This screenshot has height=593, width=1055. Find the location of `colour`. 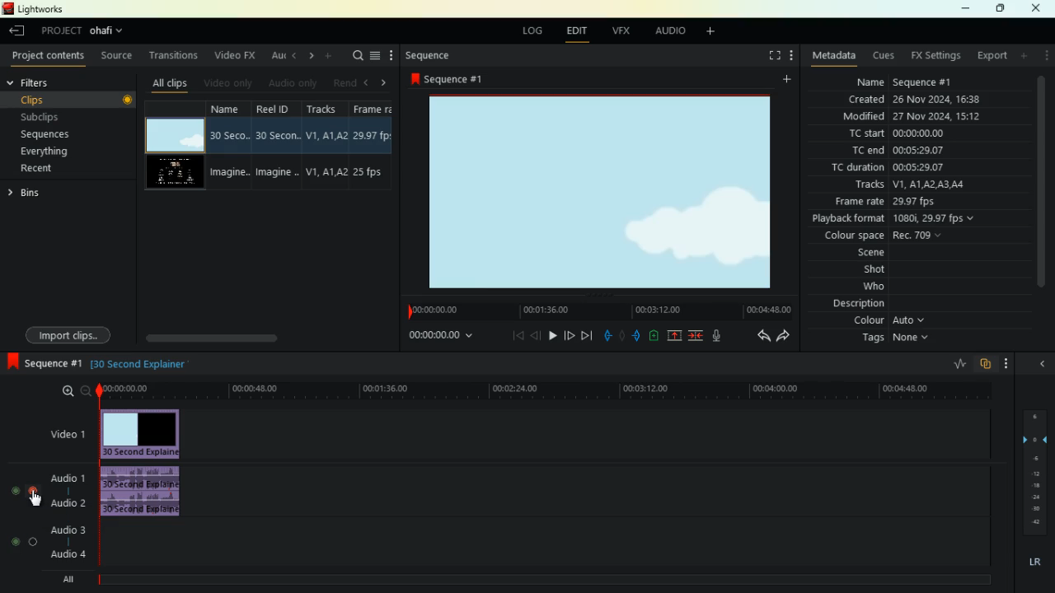

colour is located at coordinates (886, 320).